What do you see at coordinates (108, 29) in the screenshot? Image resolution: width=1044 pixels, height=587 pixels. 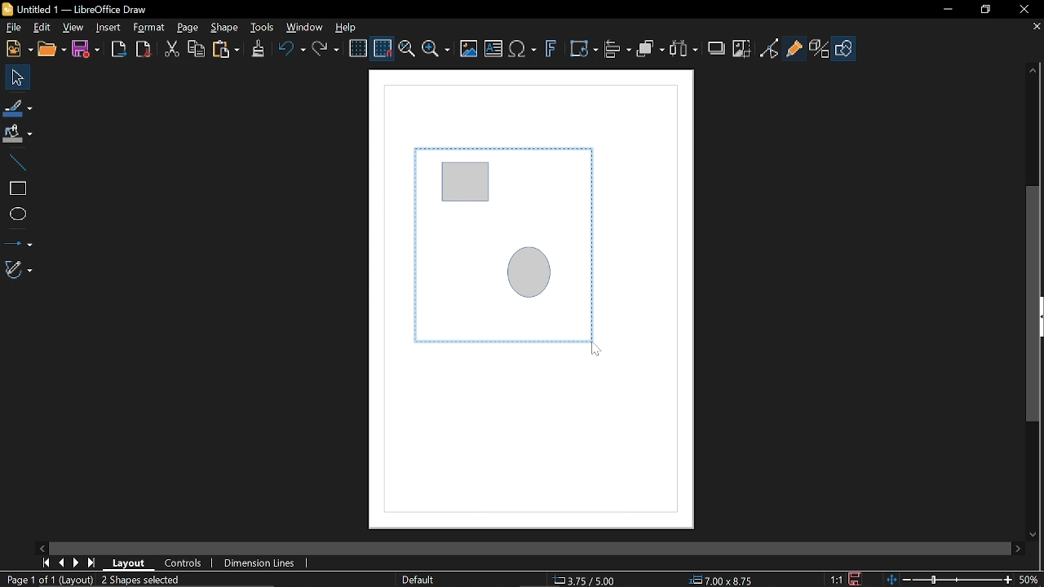 I see `Insert` at bounding box center [108, 29].